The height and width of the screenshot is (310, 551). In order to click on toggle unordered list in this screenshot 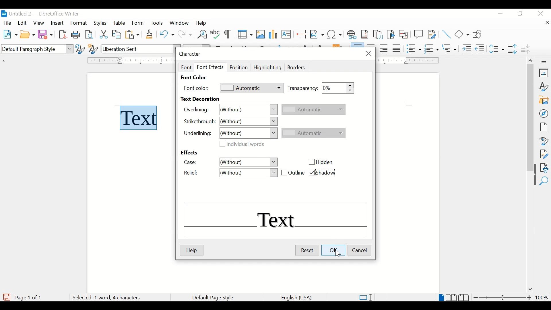, I will do `click(414, 49)`.